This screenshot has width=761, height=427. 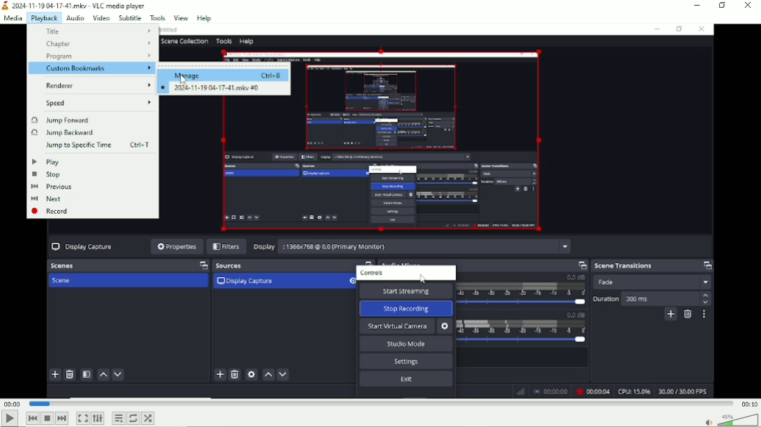 I want to click on Show extended settings, so click(x=98, y=419).